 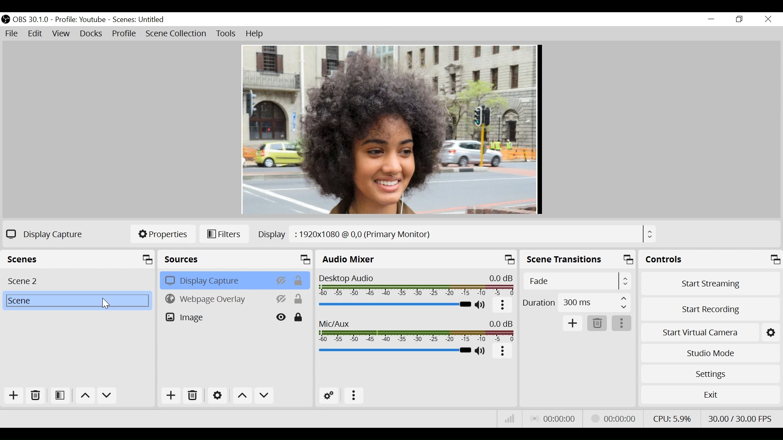 I want to click on Start Streaming, so click(x=710, y=284).